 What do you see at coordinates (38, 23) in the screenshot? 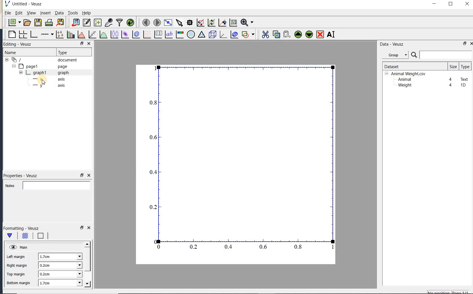
I see `save the document` at bounding box center [38, 23].